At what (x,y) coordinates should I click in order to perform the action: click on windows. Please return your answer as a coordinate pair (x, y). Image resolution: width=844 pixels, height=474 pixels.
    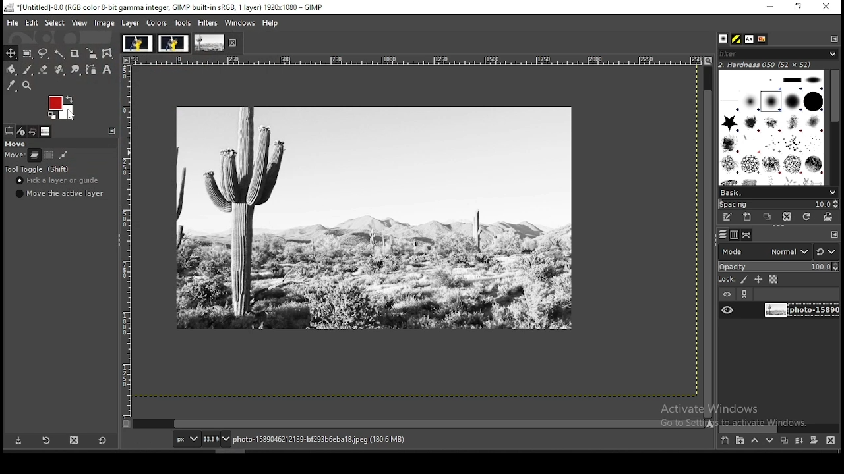
    Looking at the image, I should click on (239, 22).